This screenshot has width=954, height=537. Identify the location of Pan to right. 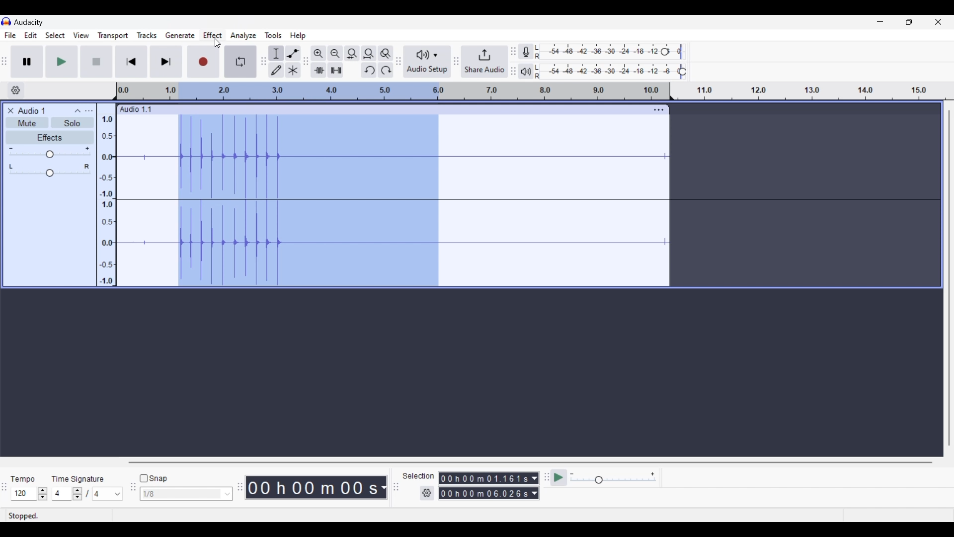
(87, 167).